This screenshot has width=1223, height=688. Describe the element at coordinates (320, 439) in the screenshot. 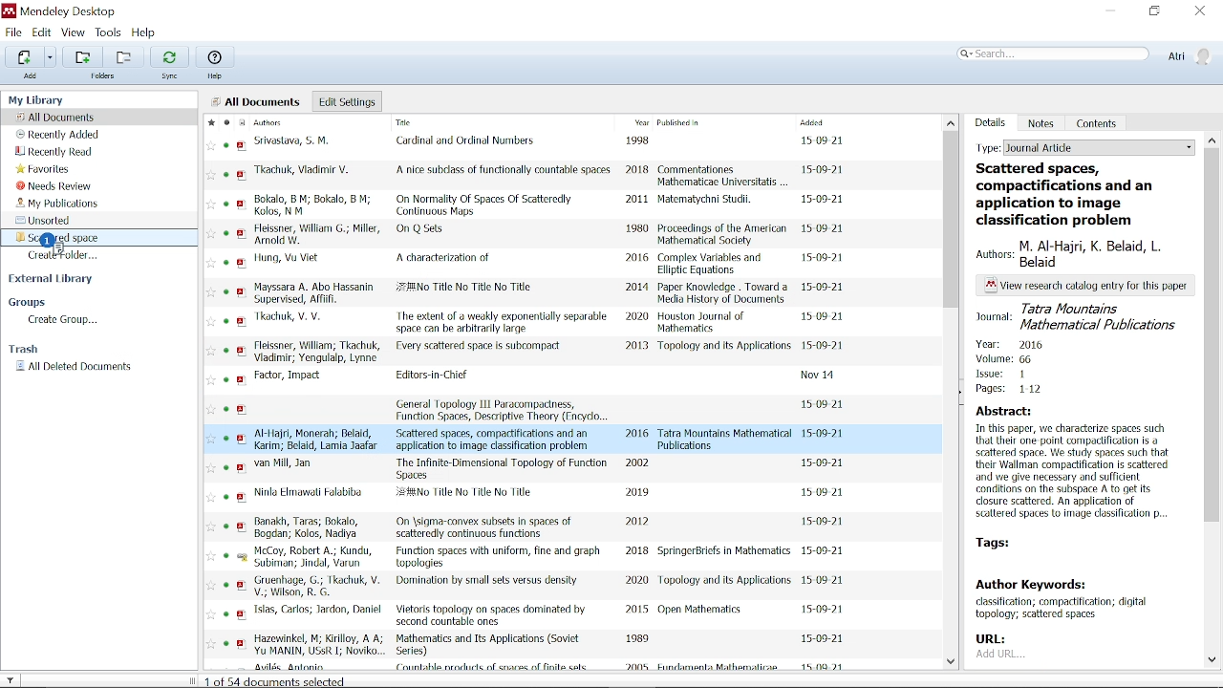

I see `authors` at that location.